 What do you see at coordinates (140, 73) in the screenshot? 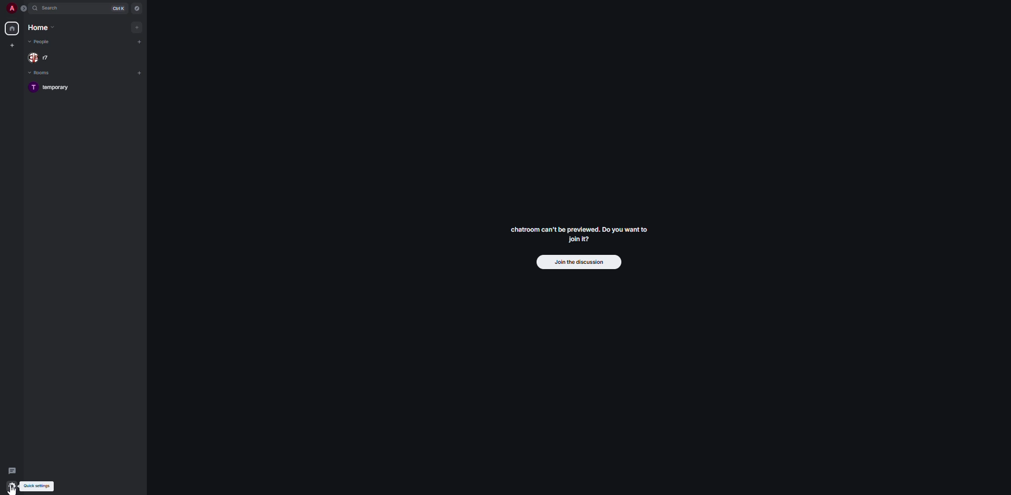
I see `add` at bounding box center [140, 73].